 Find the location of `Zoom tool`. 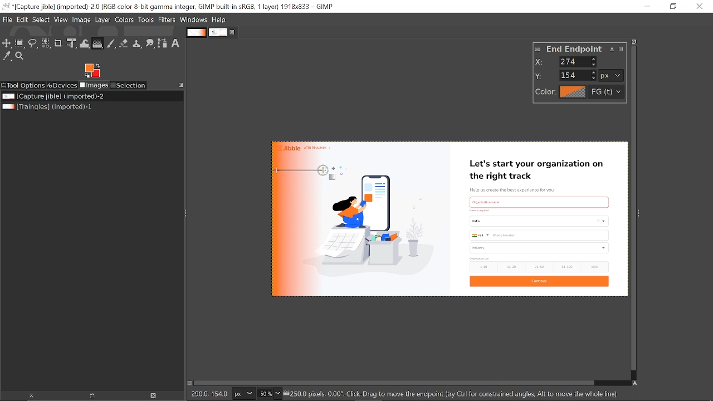

Zoom tool is located at coordinates (19, 56).